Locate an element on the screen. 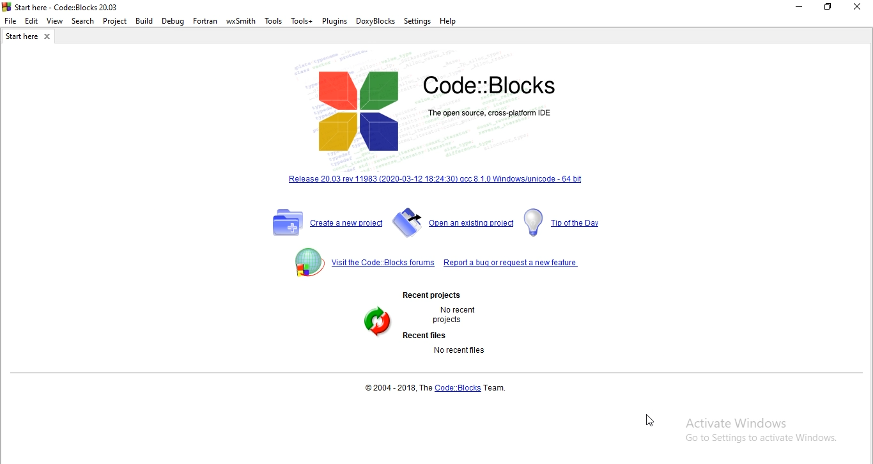  View is located at coordinates (56, 22).